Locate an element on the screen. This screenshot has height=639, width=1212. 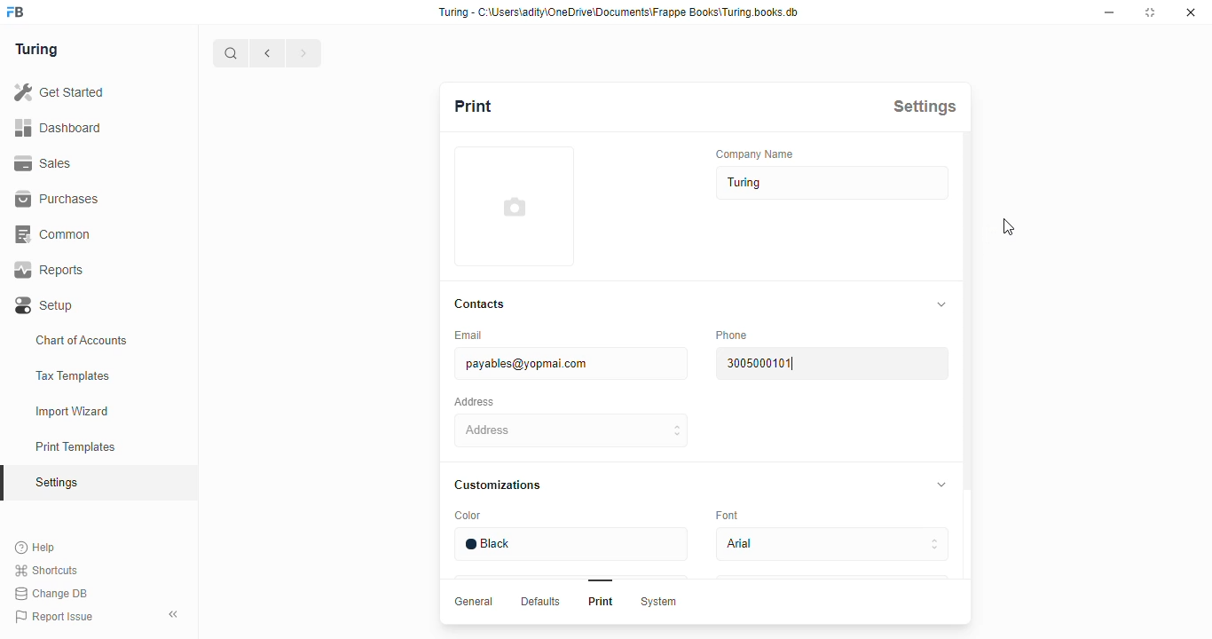
System is located at coordinates (662, 603).